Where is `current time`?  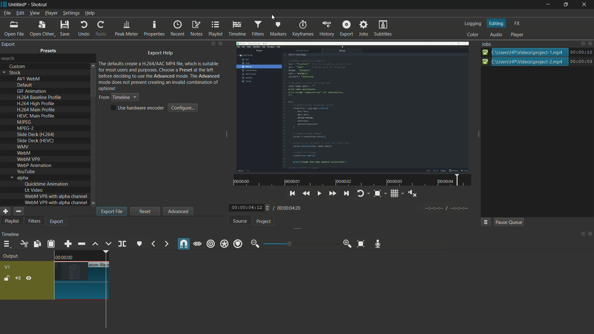
current time is located at coordinates (246, 208).